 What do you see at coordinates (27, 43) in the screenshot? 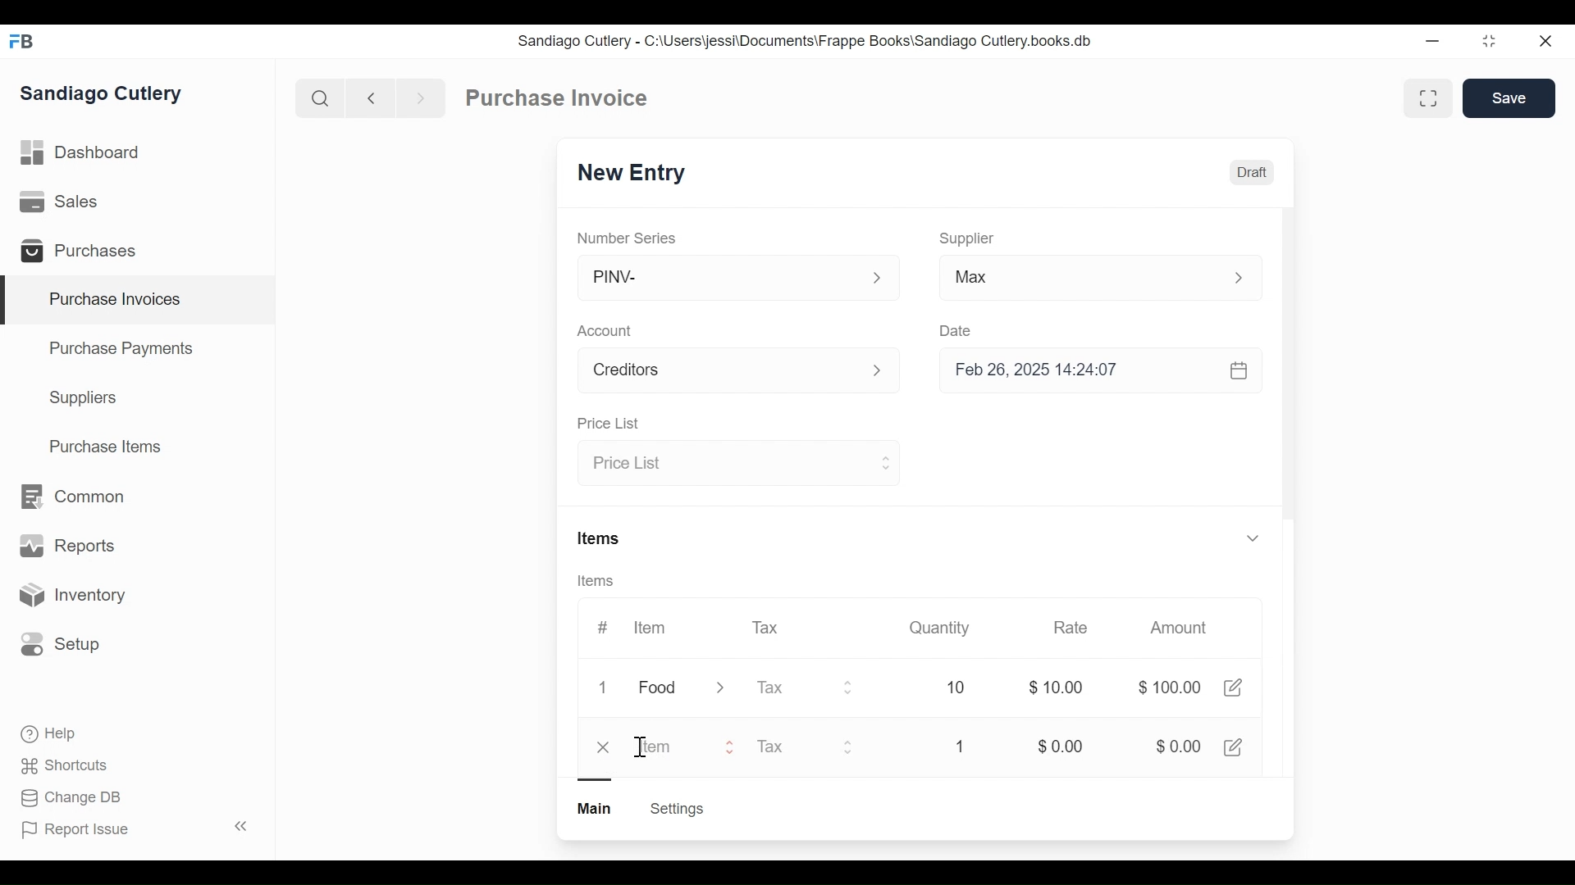
I see `Frappe Books Desktop icon` at bounding box center [27, 43].